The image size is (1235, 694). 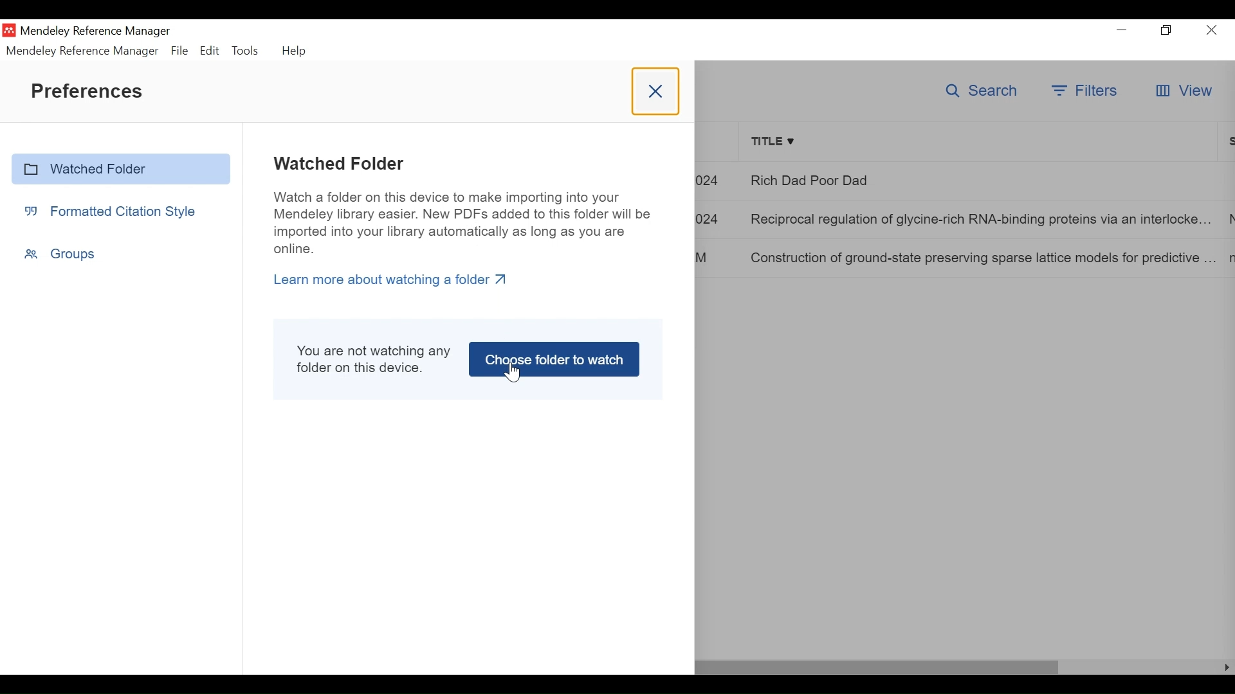 What do you see at coordinates (553, 359) in the screenshot?
I see `Choose folder to watch` at bounding box center [553, 359].